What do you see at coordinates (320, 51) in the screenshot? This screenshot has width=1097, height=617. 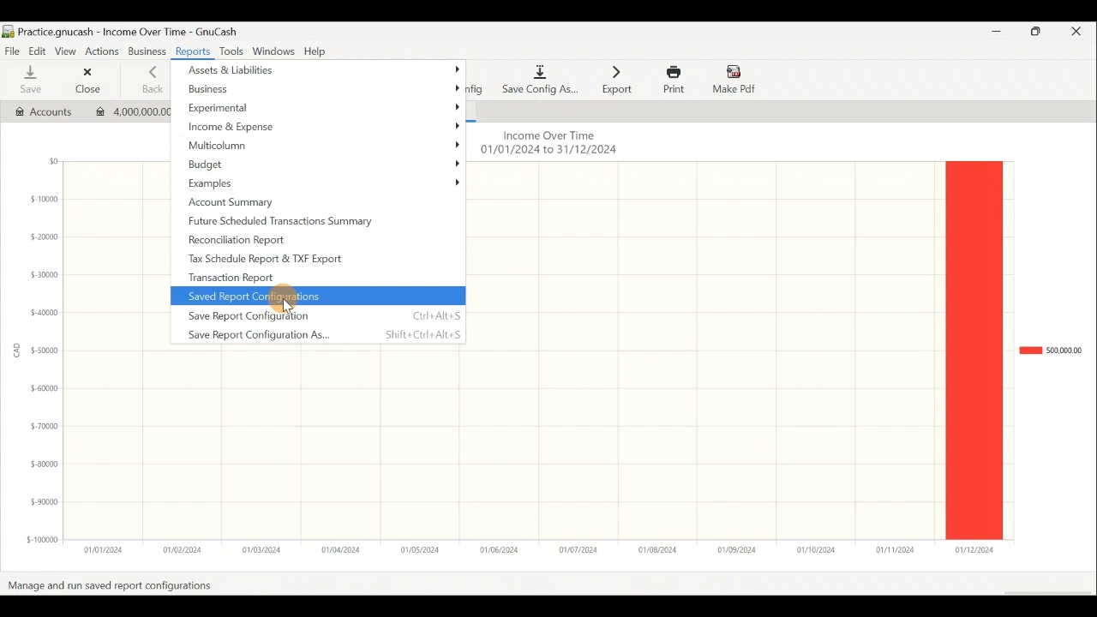 I see `Help` at bounding box center [320, 51].